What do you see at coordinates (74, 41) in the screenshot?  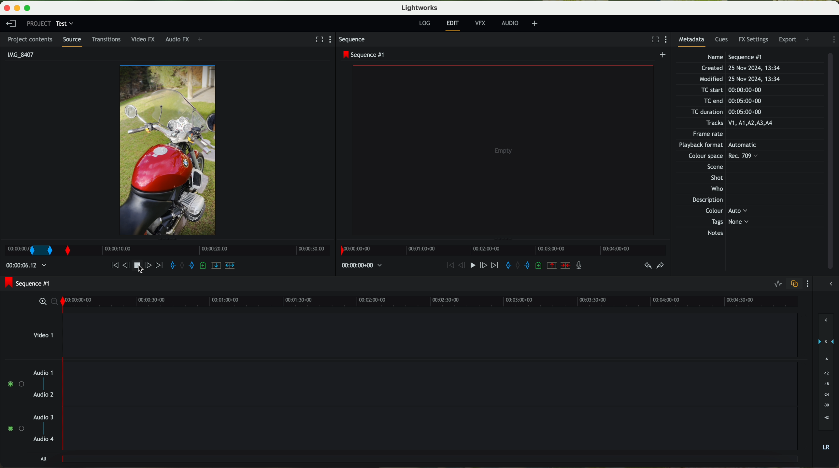 I see `source` at bounding box center [74, 41].